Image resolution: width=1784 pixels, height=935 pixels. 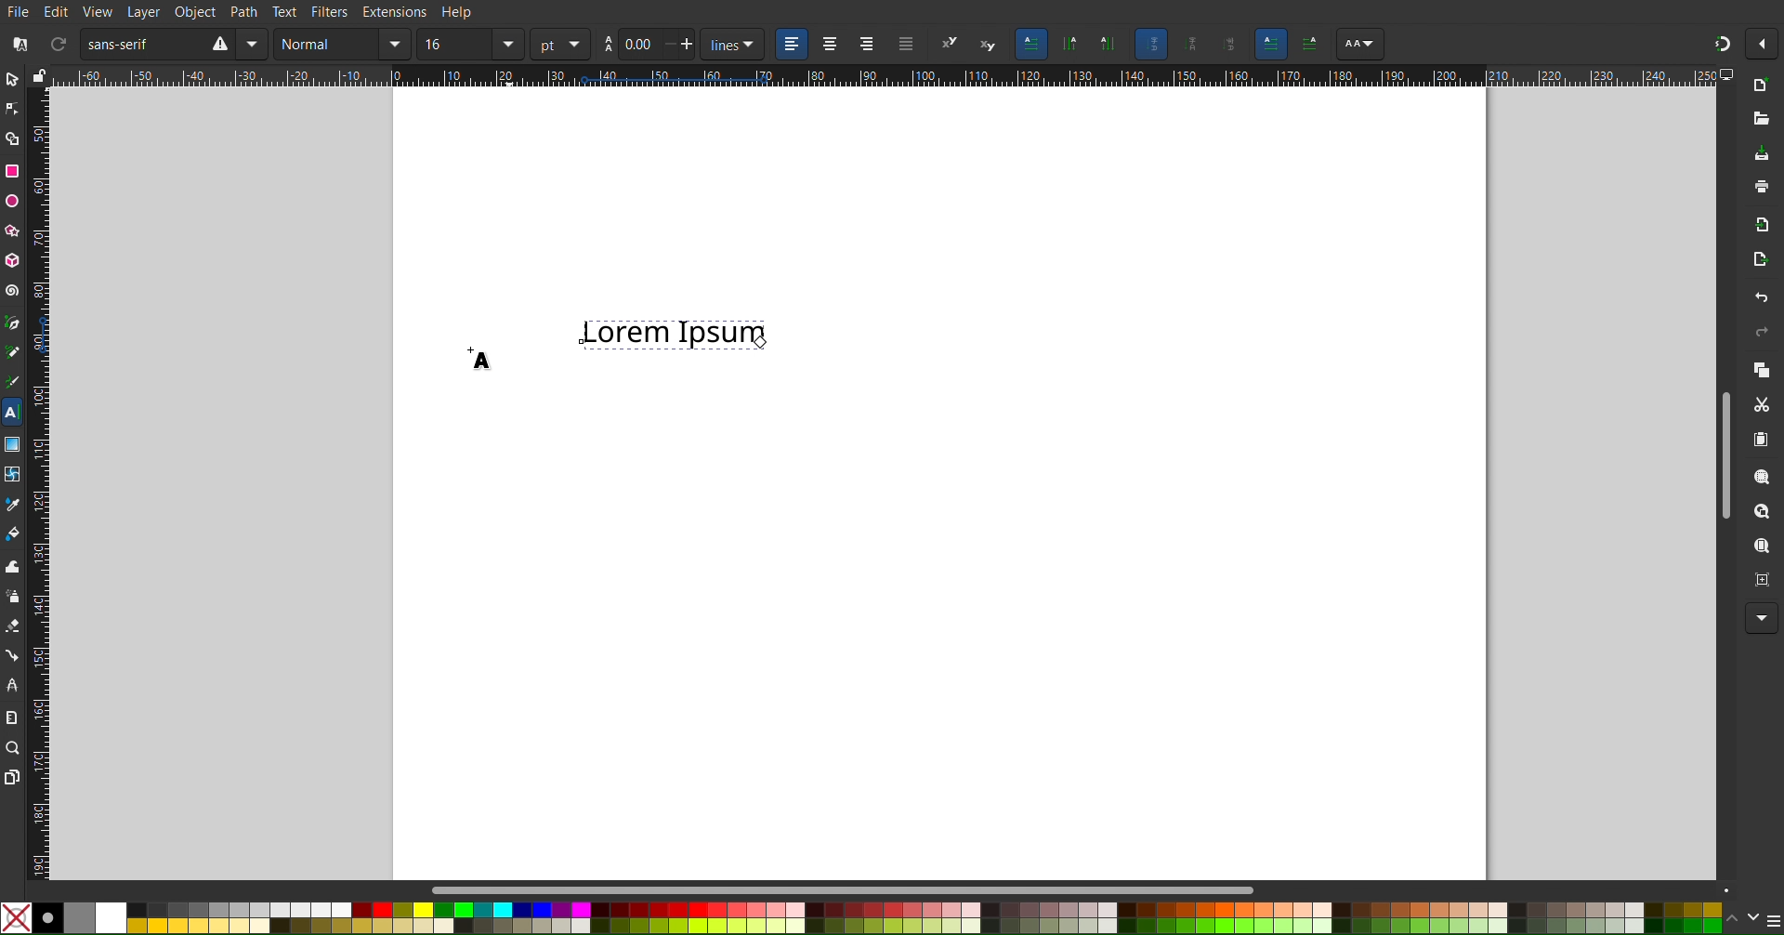 What do you see at coordinates (560, 44) in the screenshot?
I see `pt menu` at bounding box center [560, 44].